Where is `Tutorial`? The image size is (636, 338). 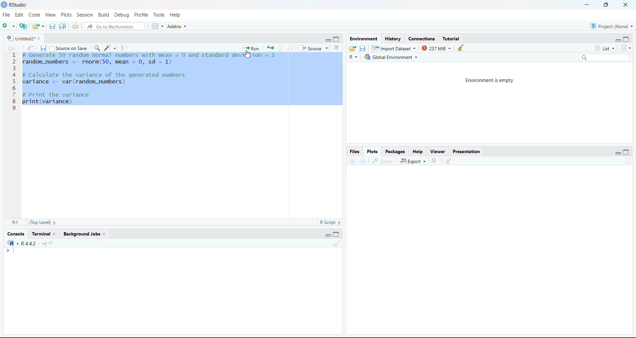 Tutorial is located at coordinates (451, 39).